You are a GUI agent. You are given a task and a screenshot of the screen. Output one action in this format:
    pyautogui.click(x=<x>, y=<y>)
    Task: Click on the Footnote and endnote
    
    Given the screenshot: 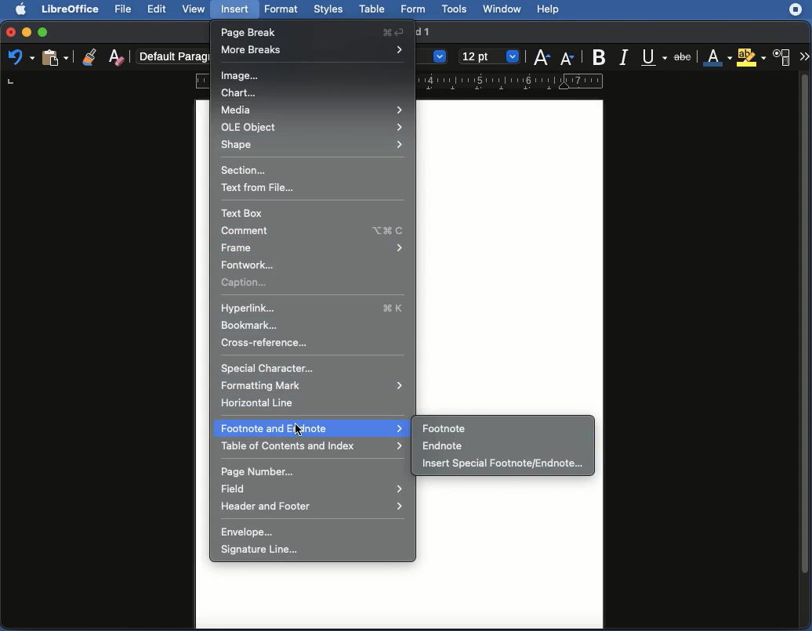 What is the action you would take?
    pyautogui.click(x=312, y=428)
    